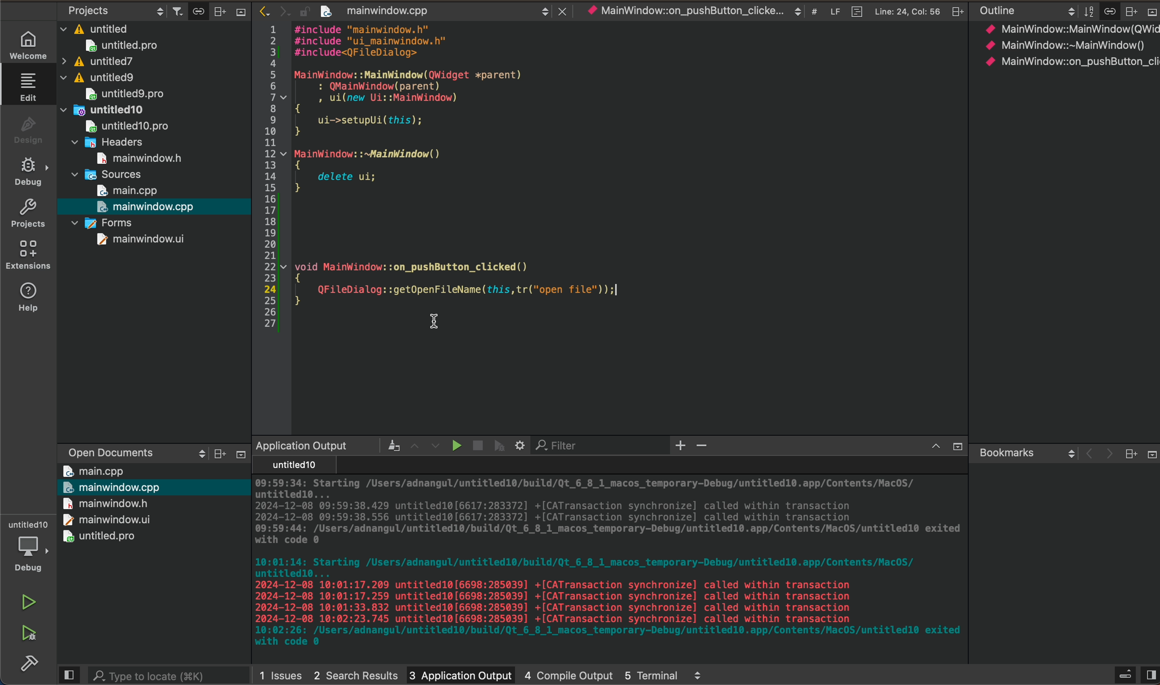 The height and width of the screenshot is (685, 1160). Describe the element at coordinates (27, 603) in the screenshot. I see `run` at that location.